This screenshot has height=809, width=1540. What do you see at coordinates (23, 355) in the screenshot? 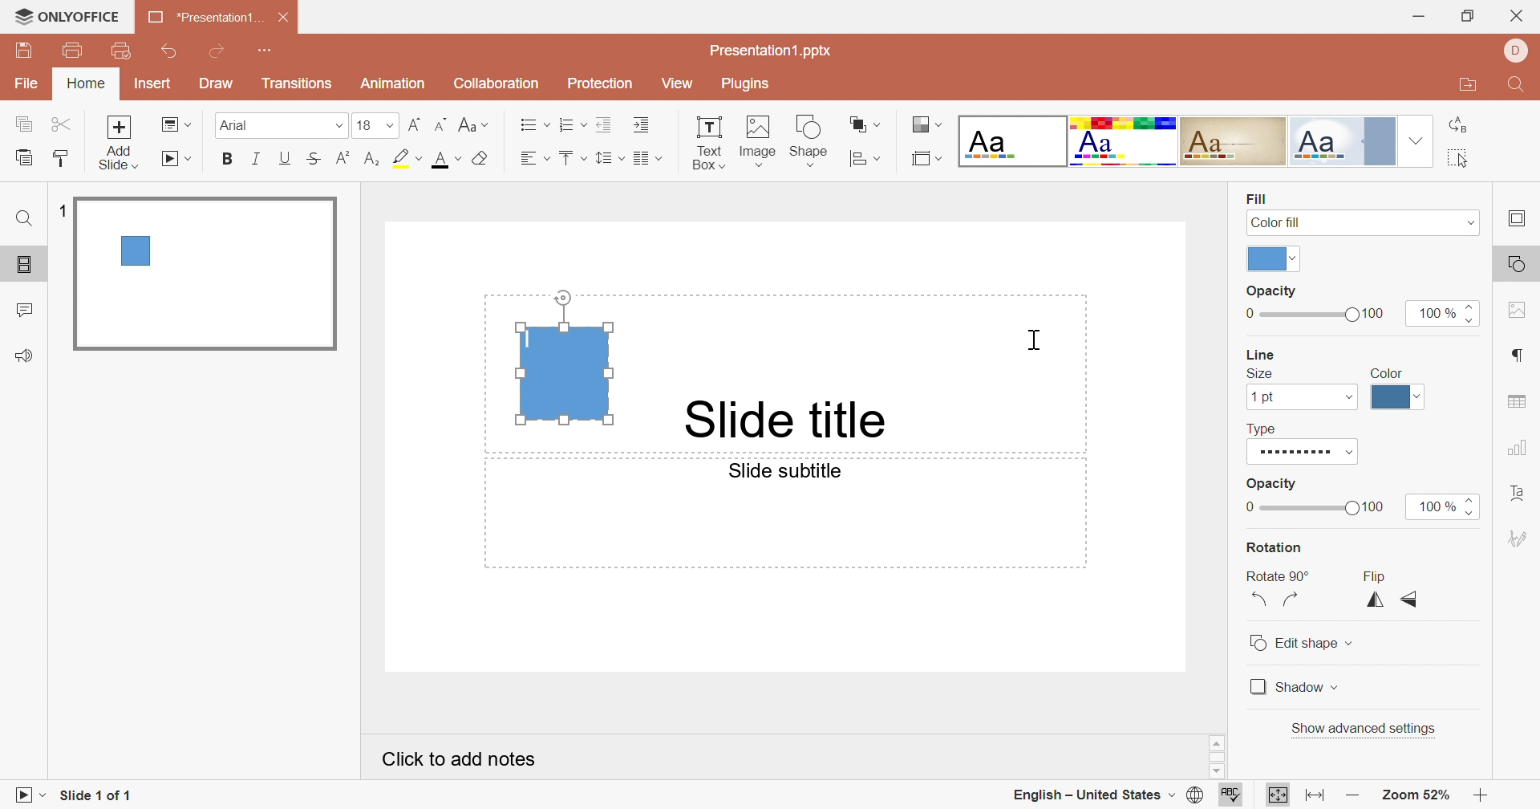
I see `feedback & support` at bounding box center [23, 355].